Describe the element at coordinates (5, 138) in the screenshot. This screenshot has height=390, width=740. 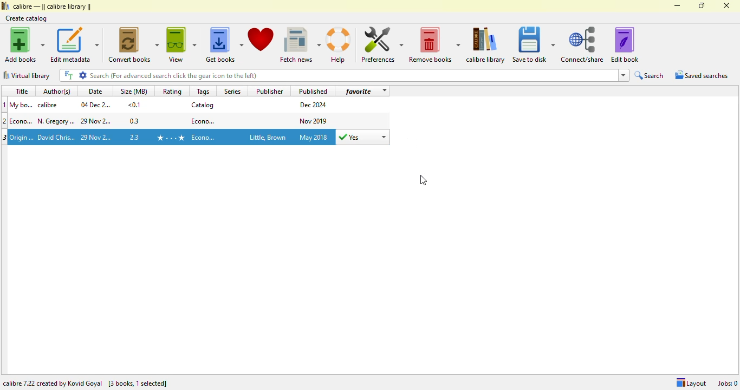
I see `3` at that location.